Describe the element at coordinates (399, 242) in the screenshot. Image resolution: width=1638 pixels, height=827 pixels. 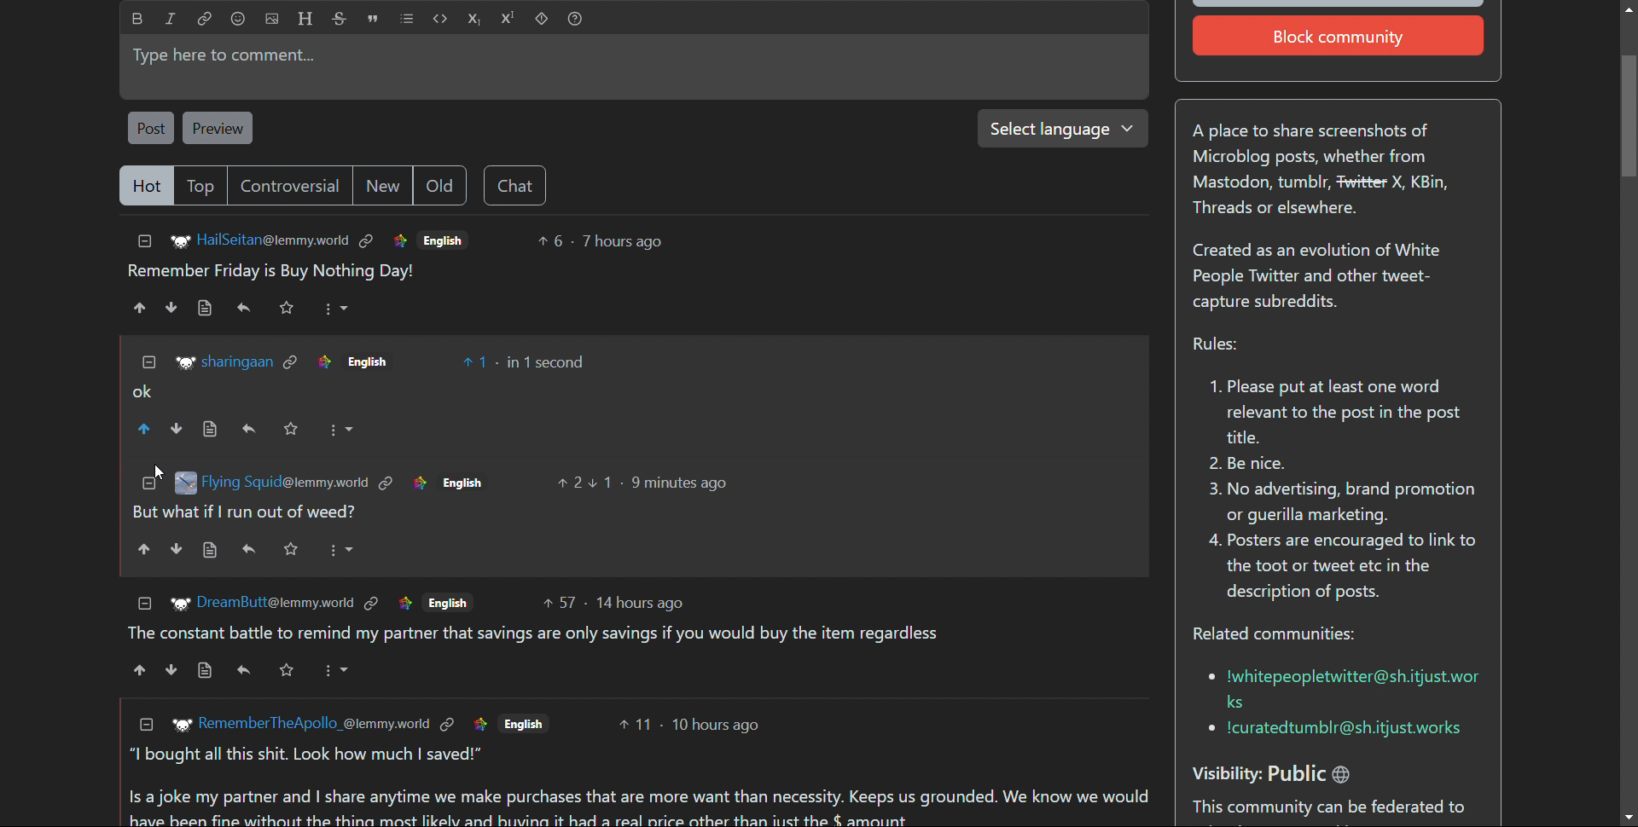
I see `link` at that location.